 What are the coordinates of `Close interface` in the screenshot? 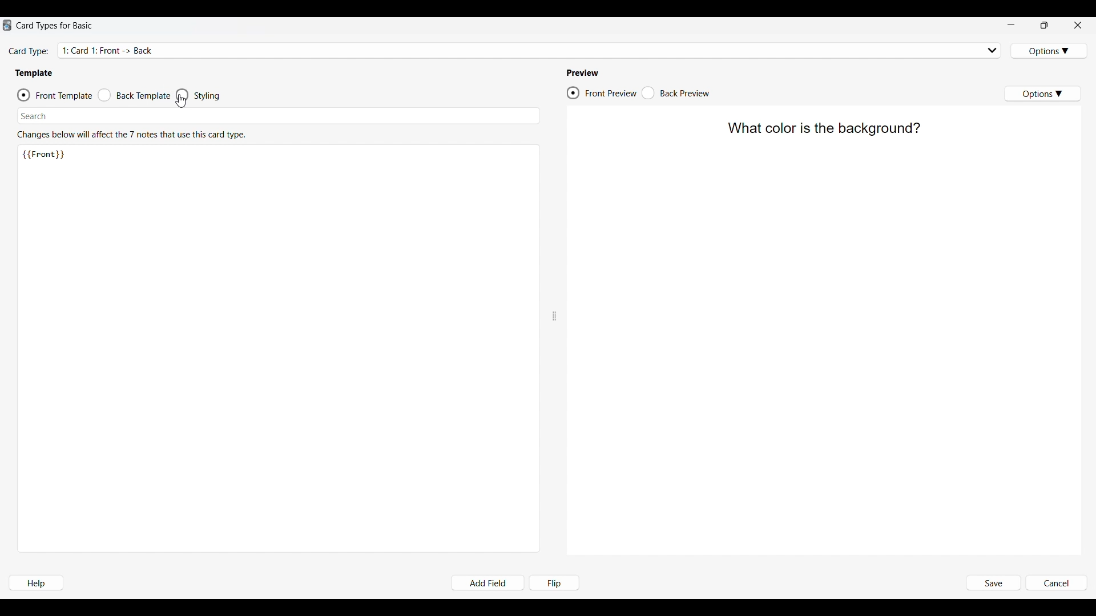 It's located at (1078, 25).